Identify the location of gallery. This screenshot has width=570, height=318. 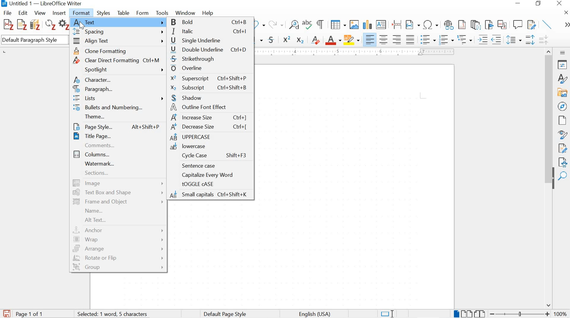
(563, 92).